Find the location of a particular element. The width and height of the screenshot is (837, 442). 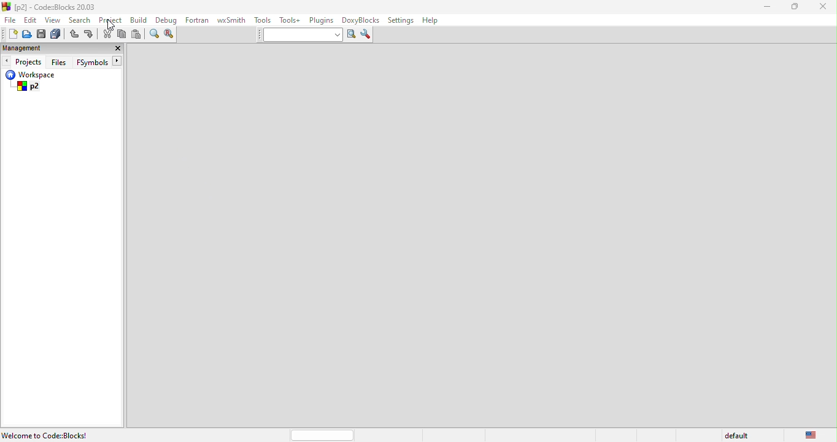

replace is located at coordinates (171, 34).